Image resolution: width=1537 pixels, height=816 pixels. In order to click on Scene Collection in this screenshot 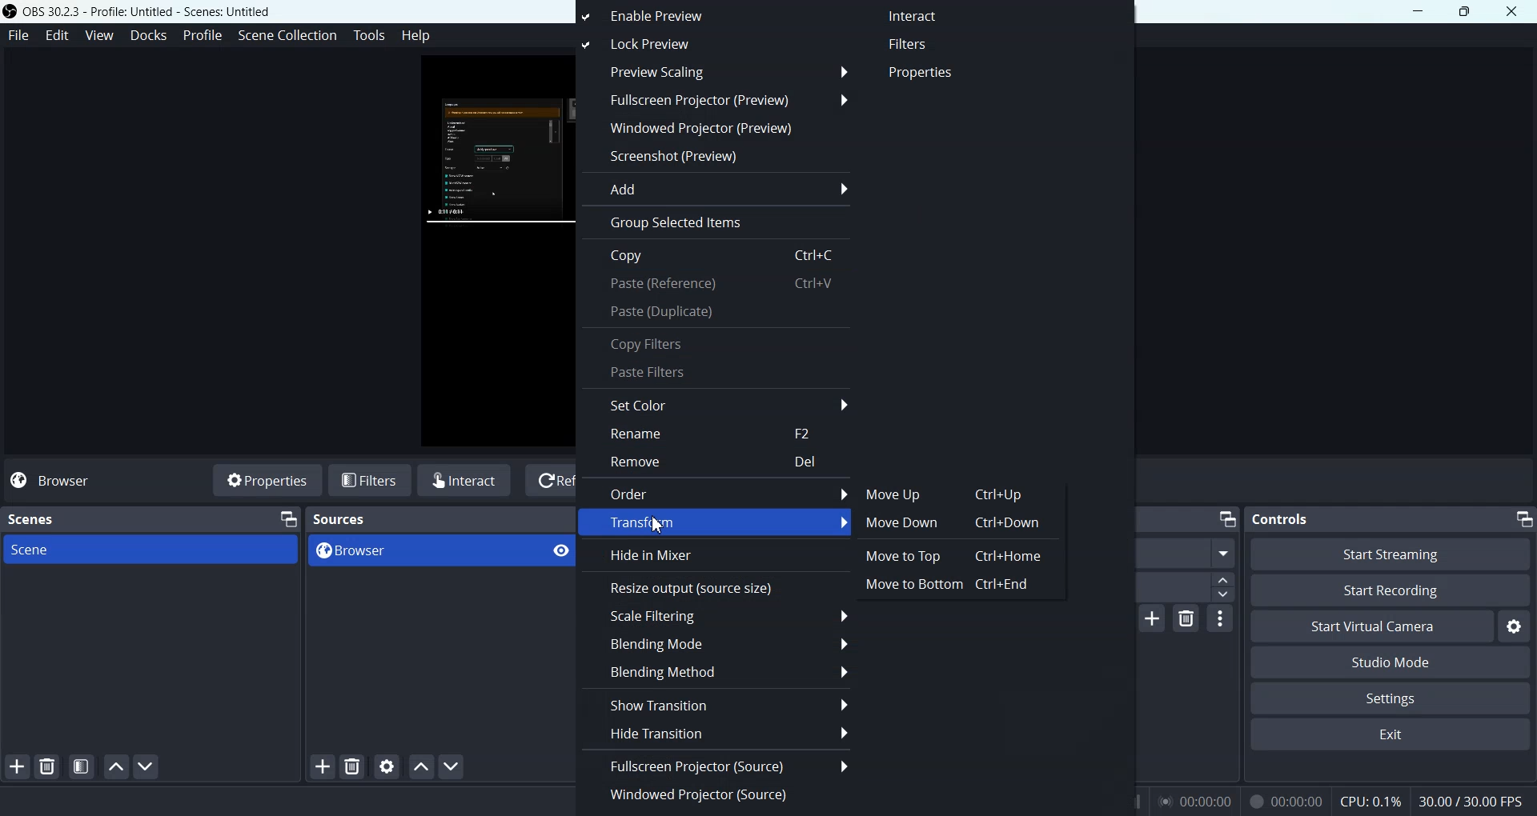, I will do `click(287, 36)`.